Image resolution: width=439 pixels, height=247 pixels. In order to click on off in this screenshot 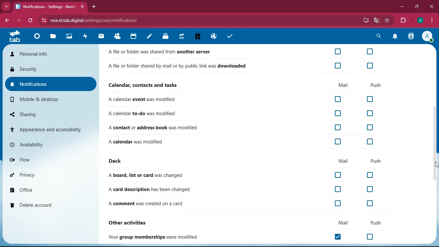, I will do `click(336, 127)`.